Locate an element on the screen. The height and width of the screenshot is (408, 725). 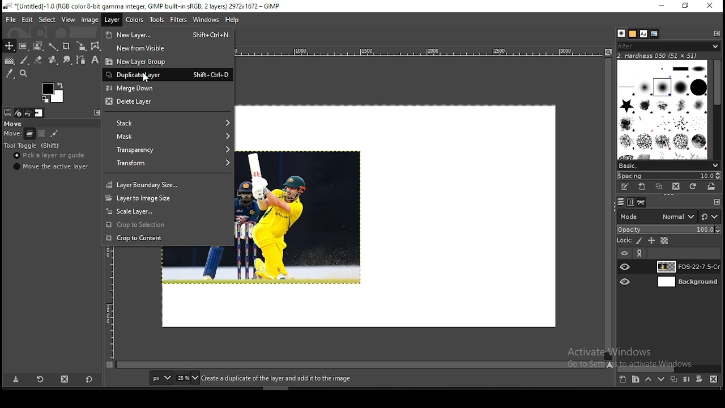
lock alpha channel is located at coordinates (664, 241).